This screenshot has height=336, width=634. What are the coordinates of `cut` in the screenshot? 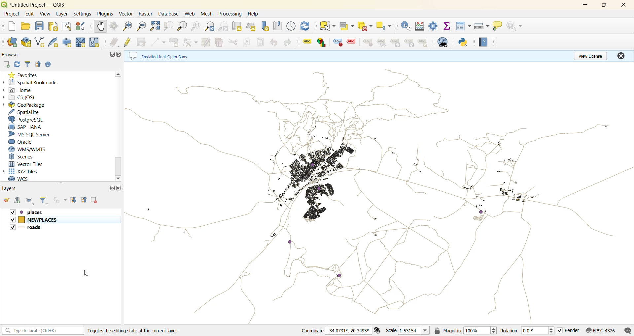 It's located at (232, 42).